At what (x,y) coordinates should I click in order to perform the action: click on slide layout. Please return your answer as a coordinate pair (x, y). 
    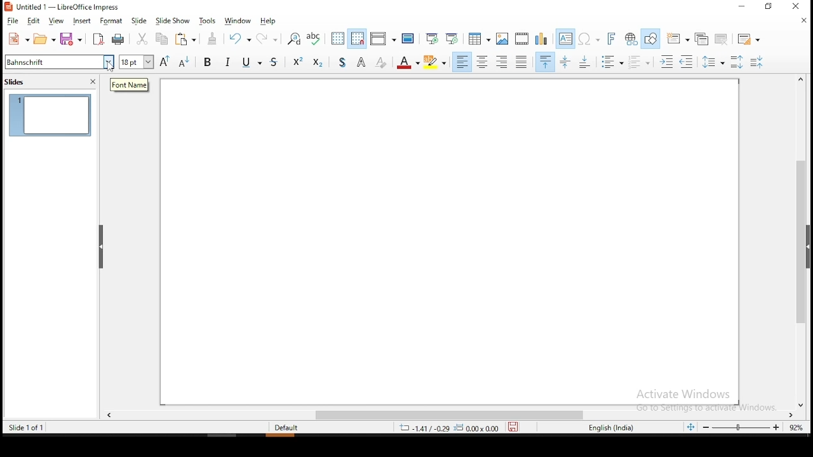
    Looking at the image, I should click on (750, 36).